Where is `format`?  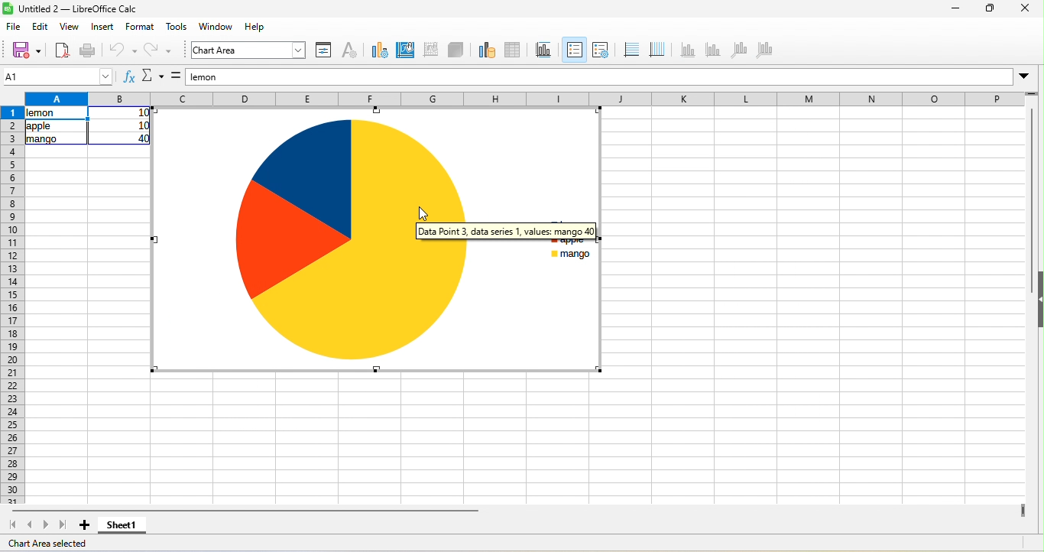 format is located at coordinates (139, 28).